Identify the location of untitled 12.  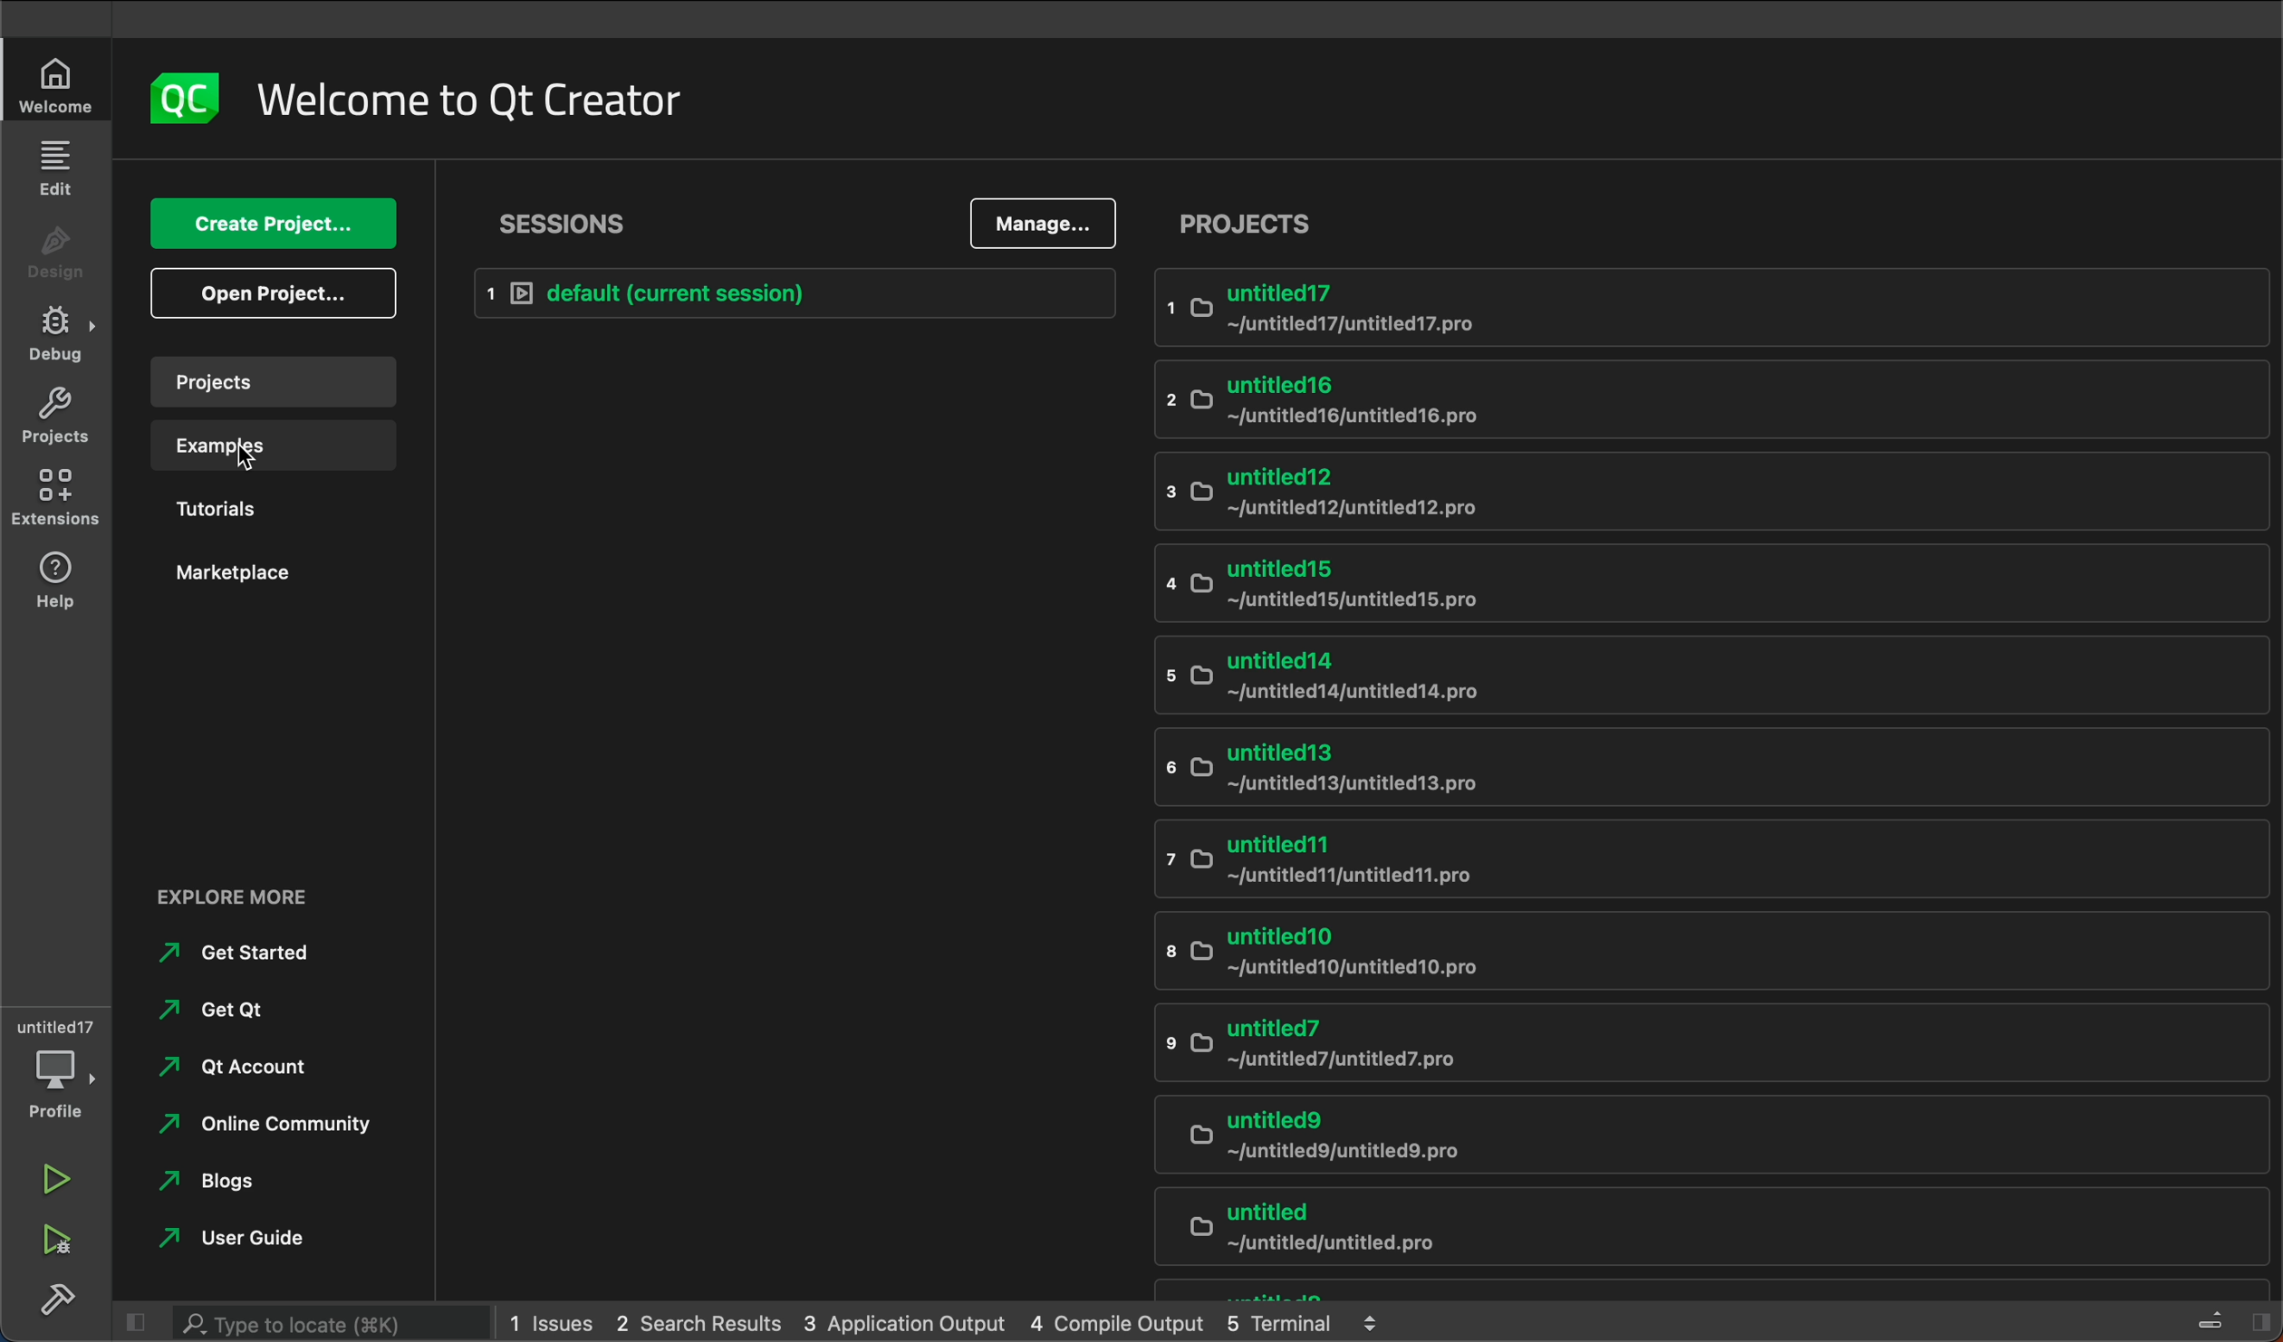
(1710, 489).